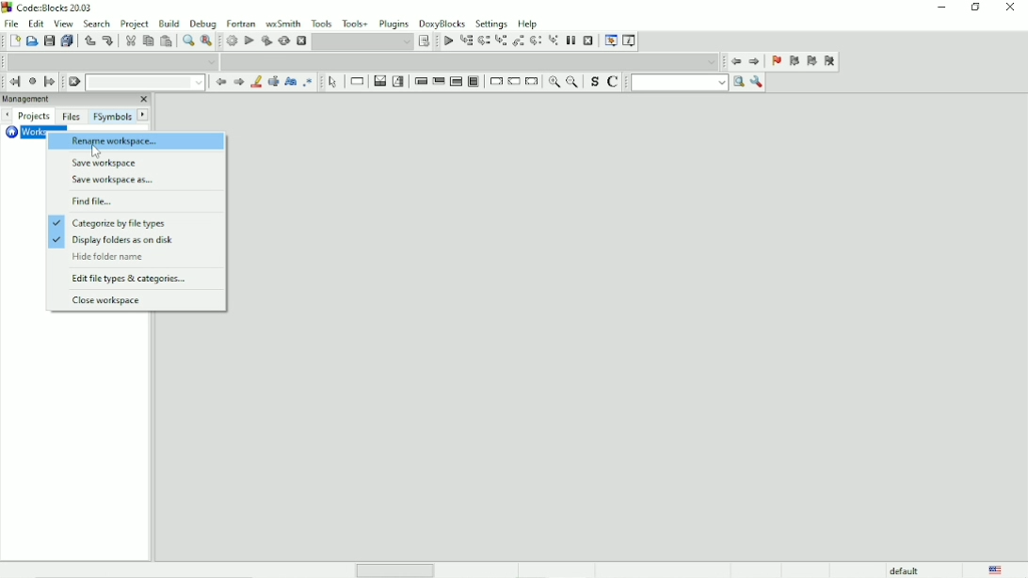  I want to click on Help, so click(527, 23).